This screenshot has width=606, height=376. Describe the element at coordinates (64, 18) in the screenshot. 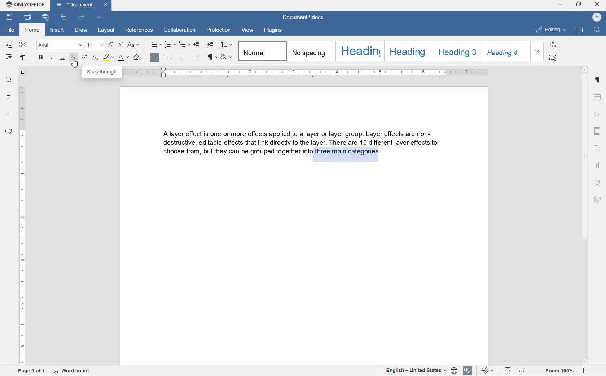

I see `undo` at that location.